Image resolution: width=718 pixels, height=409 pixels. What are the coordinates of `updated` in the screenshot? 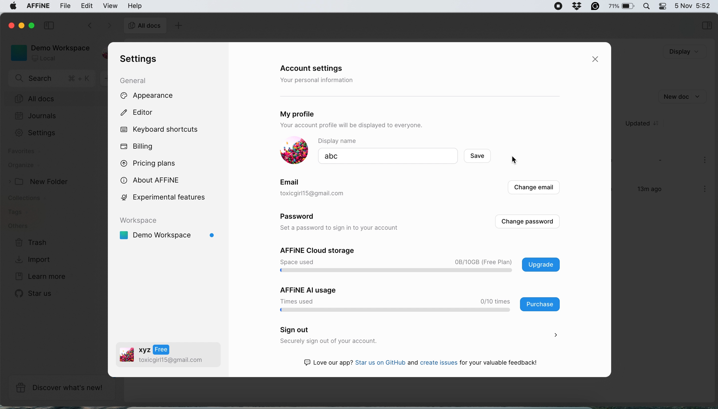 It's located at (646, 124).